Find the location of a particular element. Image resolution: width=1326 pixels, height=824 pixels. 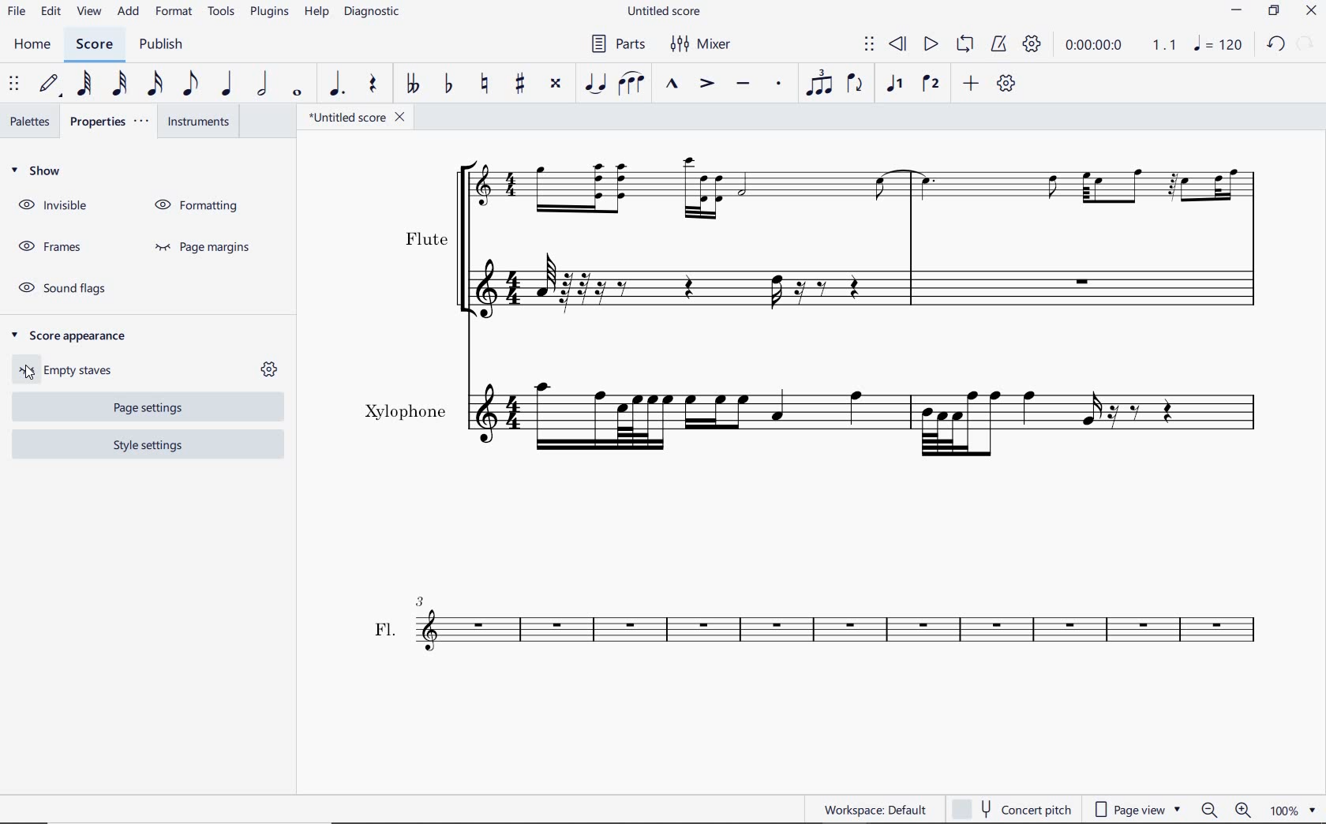

workspace default is located at coordinates (874, 810).